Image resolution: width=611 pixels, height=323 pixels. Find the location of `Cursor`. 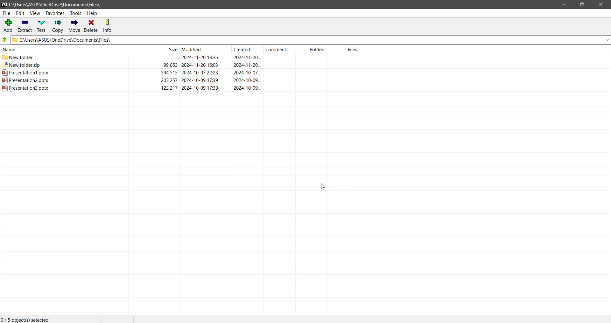

Cursor is located at coordinates (322, 187).